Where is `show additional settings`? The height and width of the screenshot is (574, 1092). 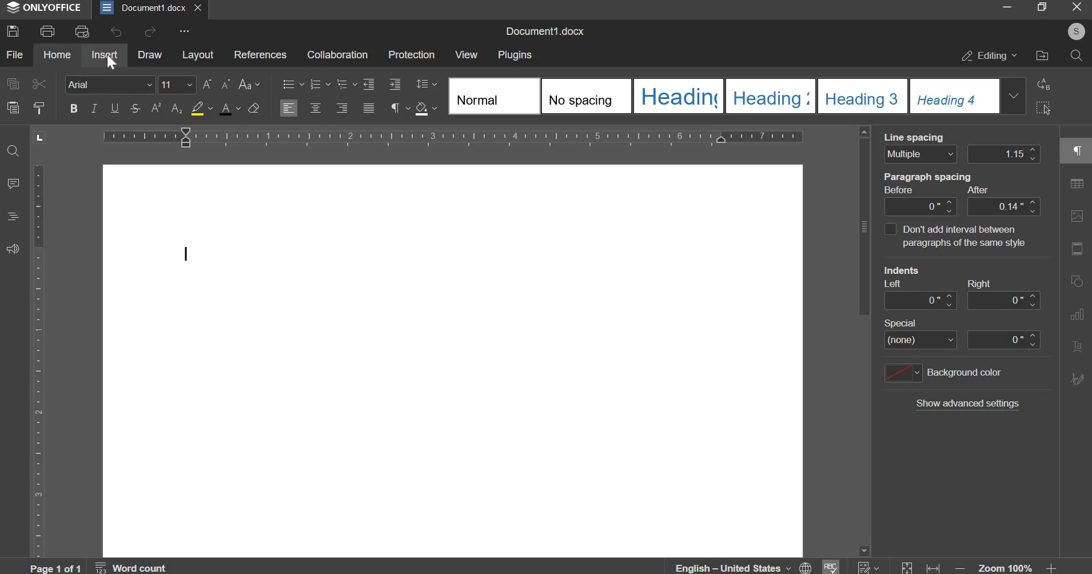
show additional settings is located at coordinates (967, 404).